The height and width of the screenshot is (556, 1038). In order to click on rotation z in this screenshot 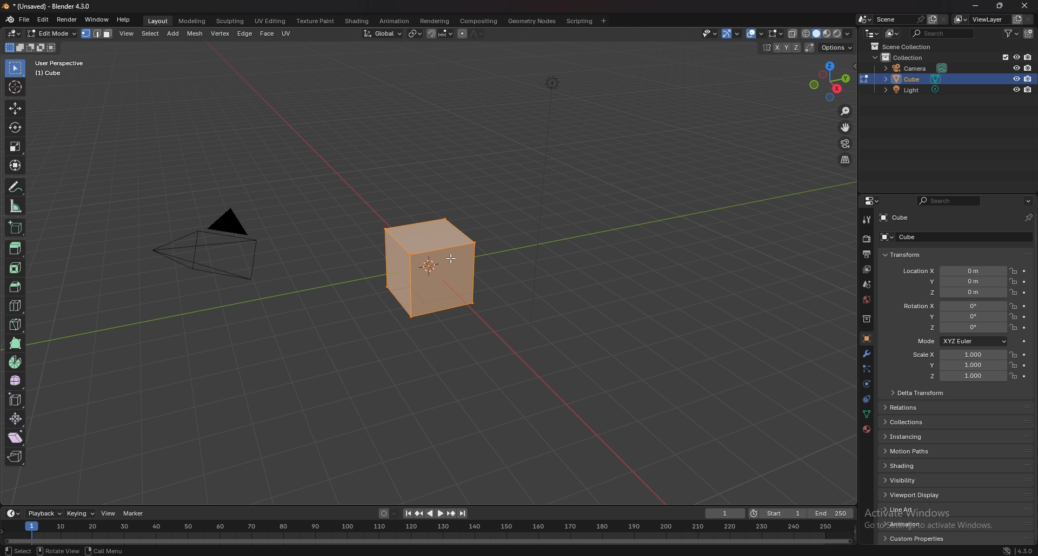, I will do `click(953, 327)`.